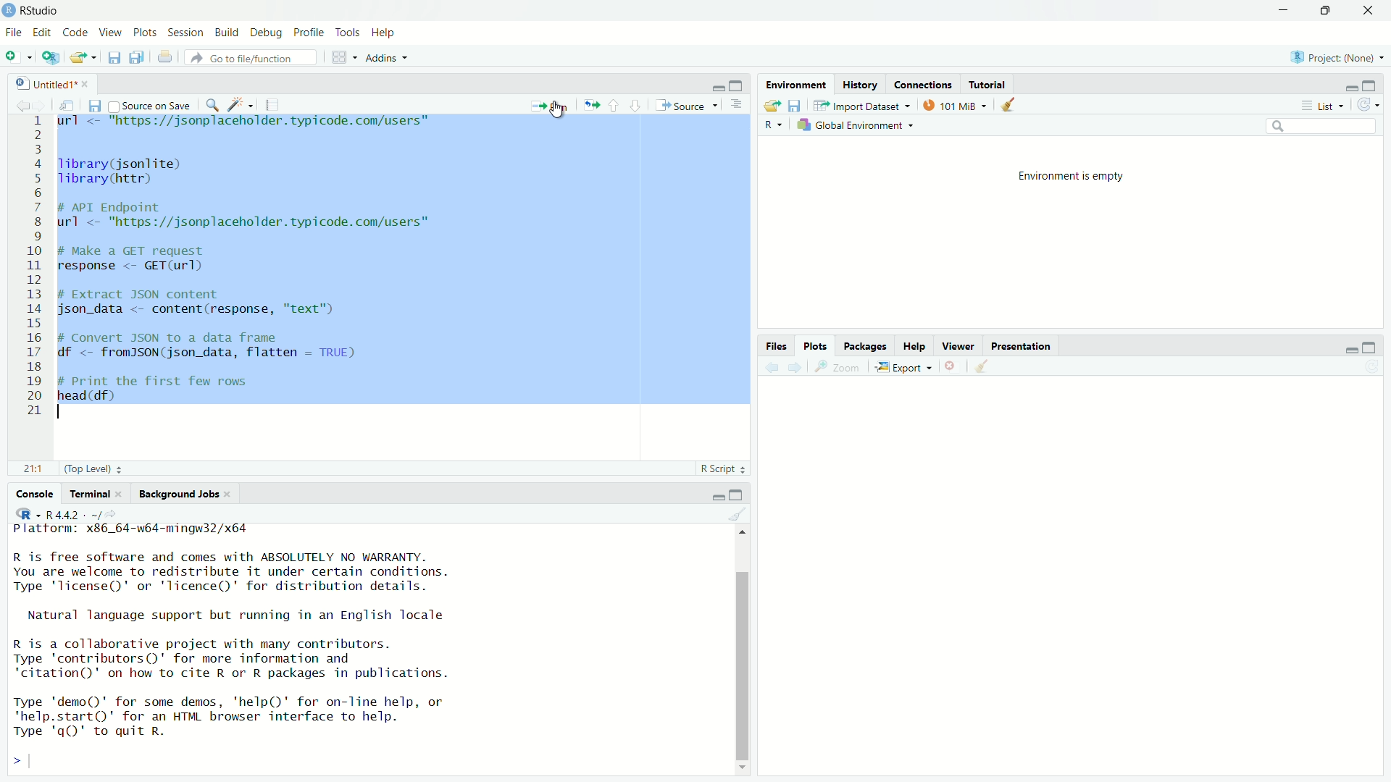  What do you see at coordinates (837, 369) in the screenshot?
I see `Zoom` at bounding box center [837, 369].